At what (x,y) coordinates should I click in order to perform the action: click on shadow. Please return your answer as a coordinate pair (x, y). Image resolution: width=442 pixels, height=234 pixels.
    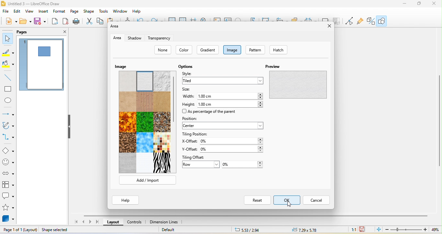
    Looking at the image, I should click on (325, 19).